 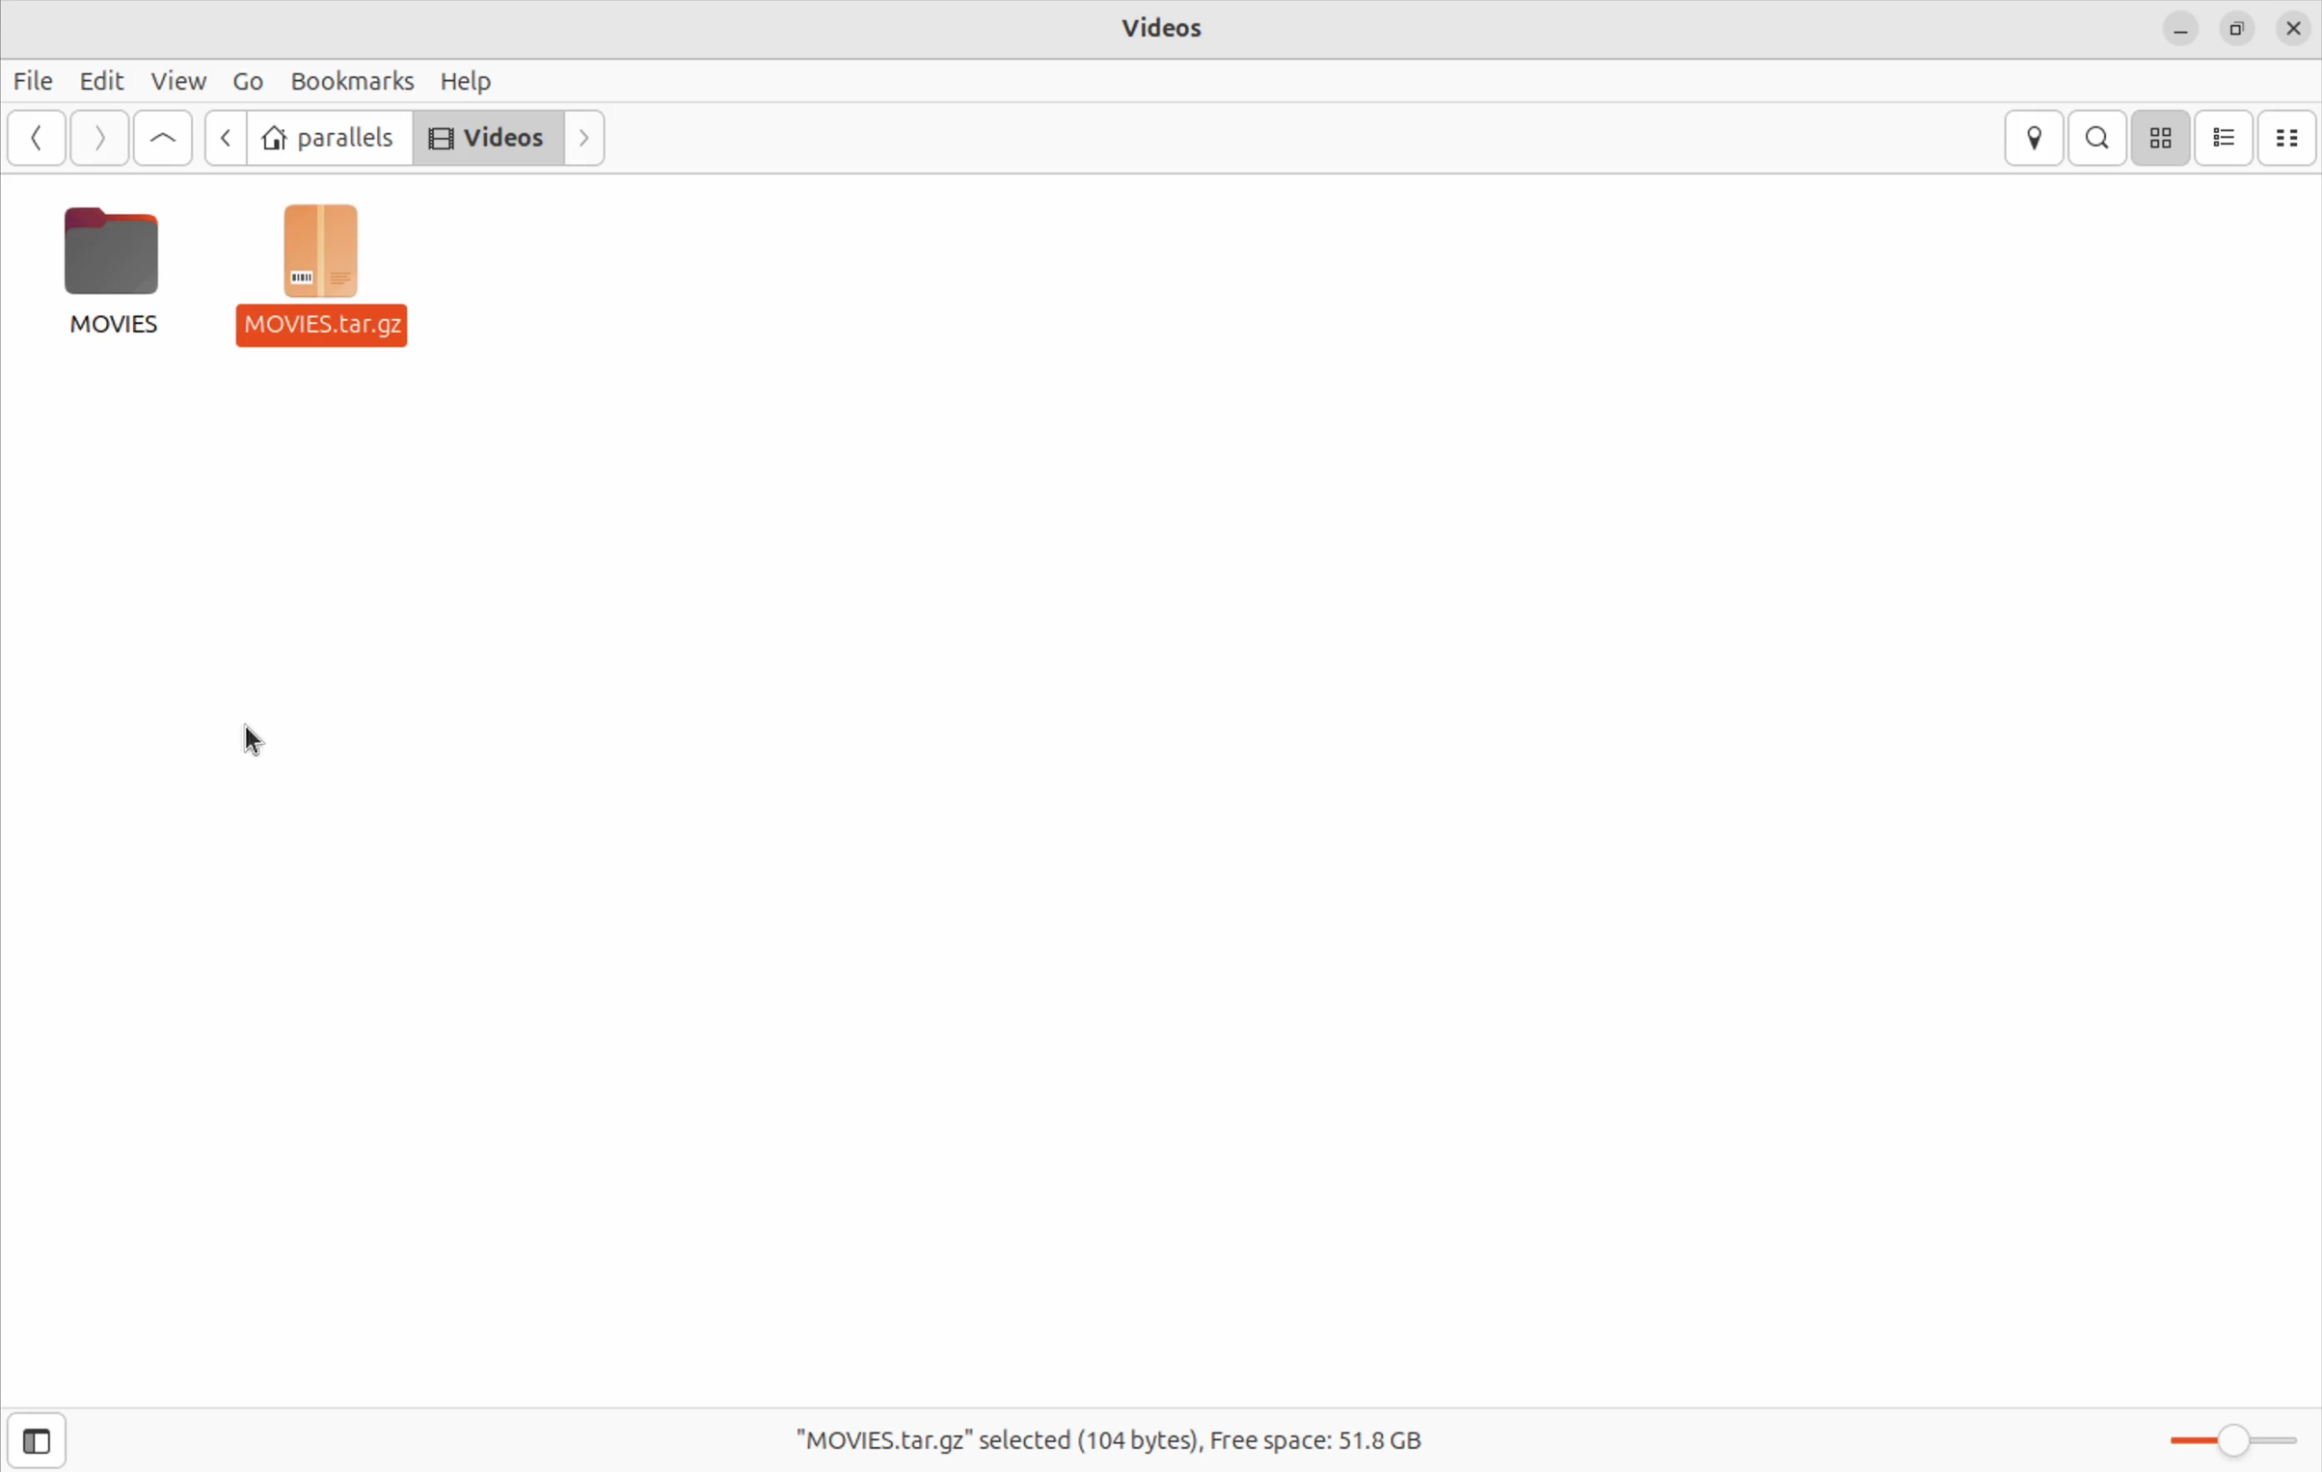 What do you see at coordinates (1122, 1441) in the screenshot?
I see `free spaces` at bounding box center [1122, 1441].